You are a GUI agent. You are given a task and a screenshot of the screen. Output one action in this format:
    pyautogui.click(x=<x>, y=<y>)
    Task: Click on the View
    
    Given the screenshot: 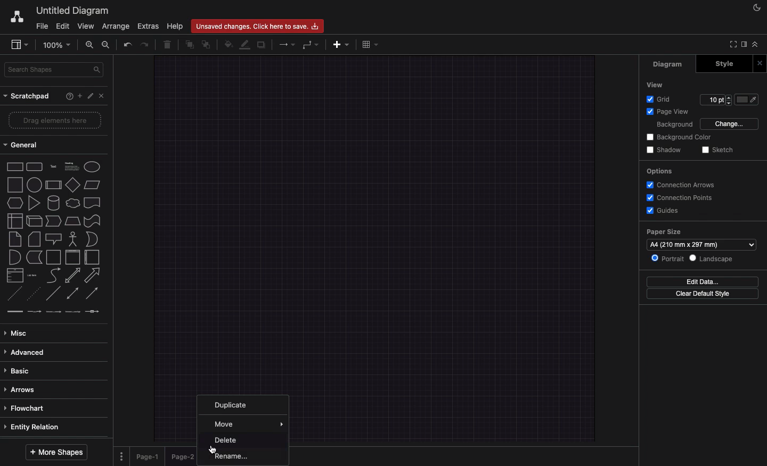 What is the action you would take?
    pyautogui.click(x=86, y=26)
    